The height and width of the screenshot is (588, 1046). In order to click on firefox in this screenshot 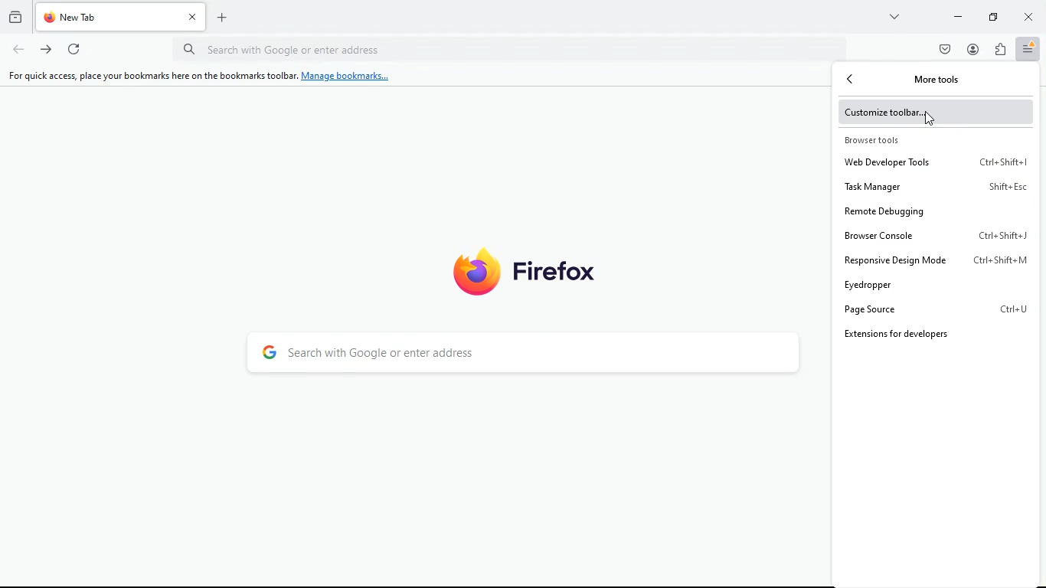, I will do `click(544, 268)`.